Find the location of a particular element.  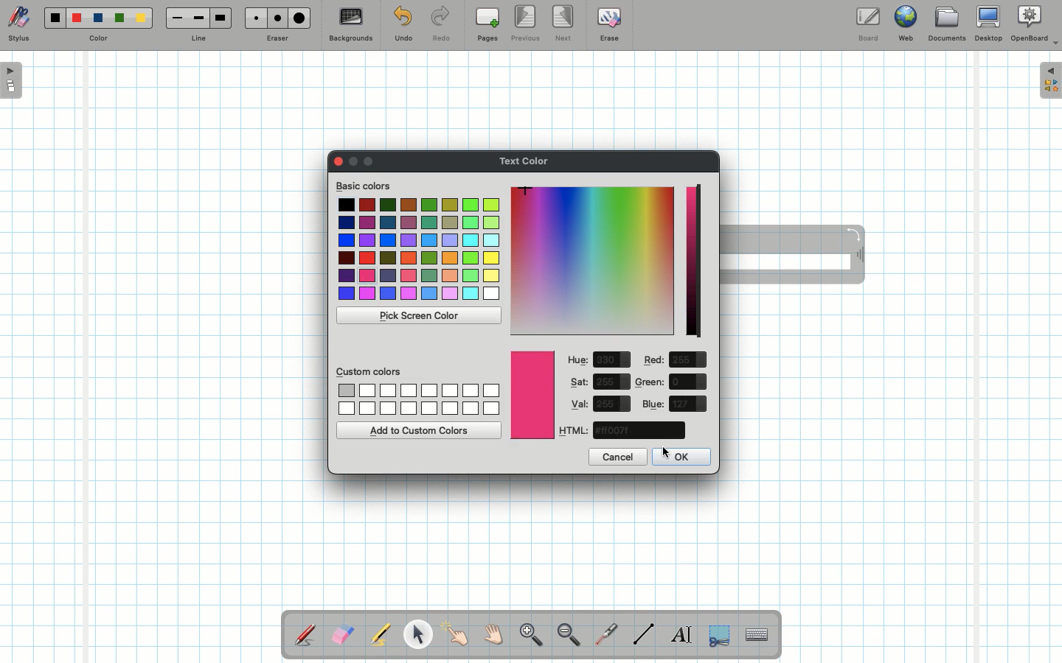

value is located at coordinates (612, 404).